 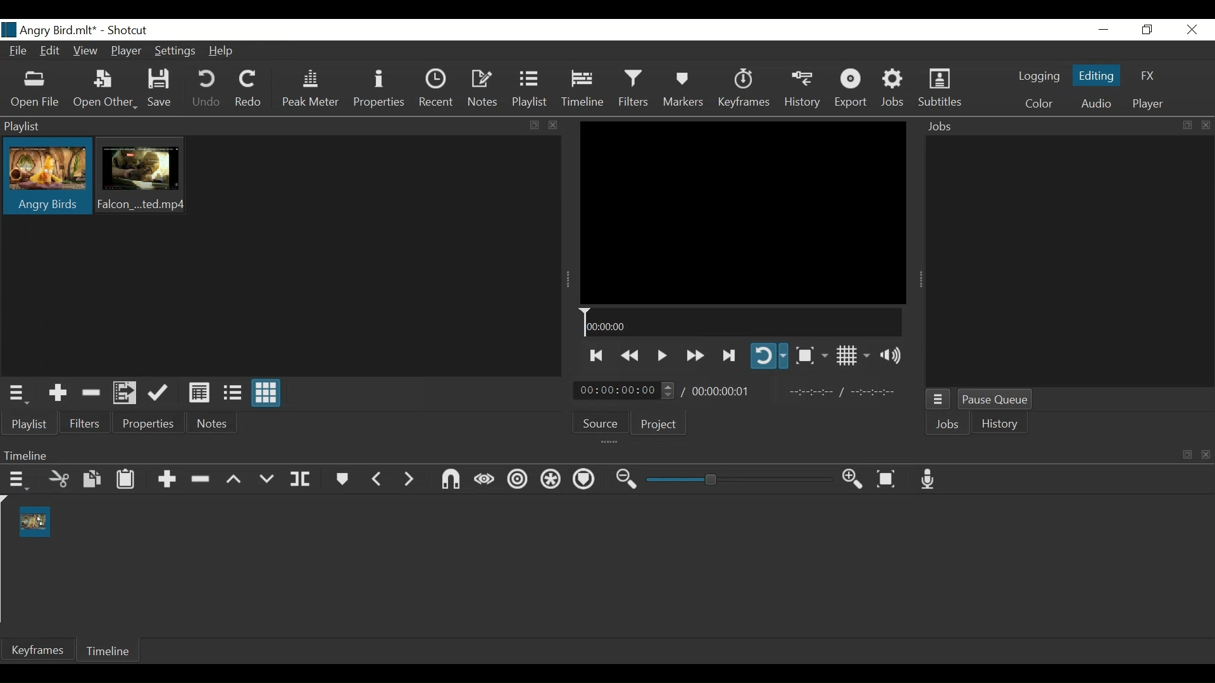 What do you see at coordinates (164, 90) in the screenshot?
I see `Save` at bounding box center [164, 90].